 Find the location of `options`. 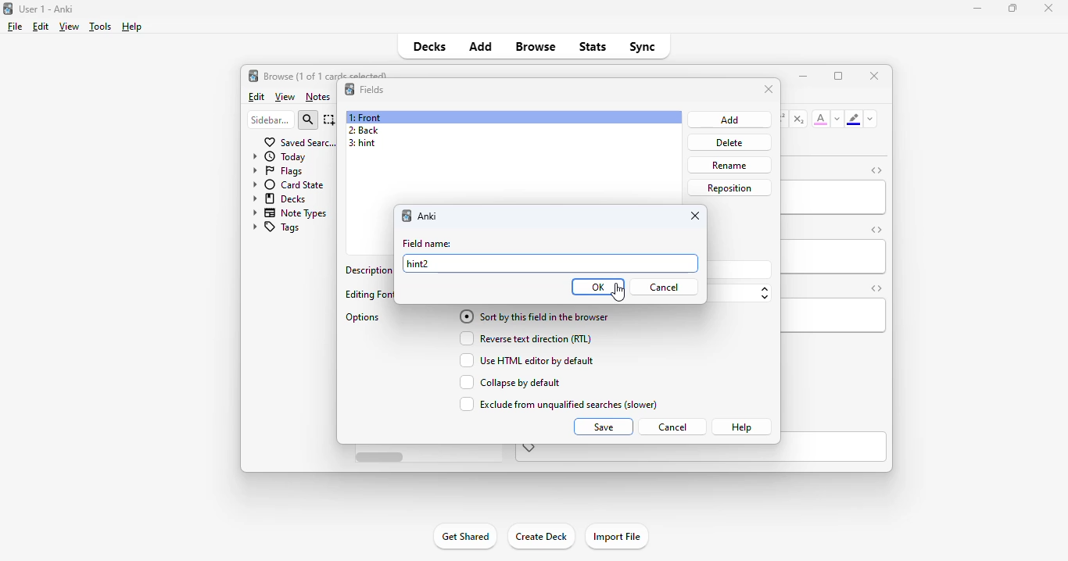

options is located at coordinates (364, 318).